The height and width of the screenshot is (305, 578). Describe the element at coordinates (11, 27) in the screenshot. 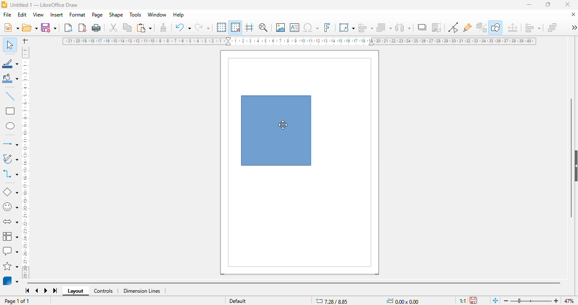

I see `new` at that location.